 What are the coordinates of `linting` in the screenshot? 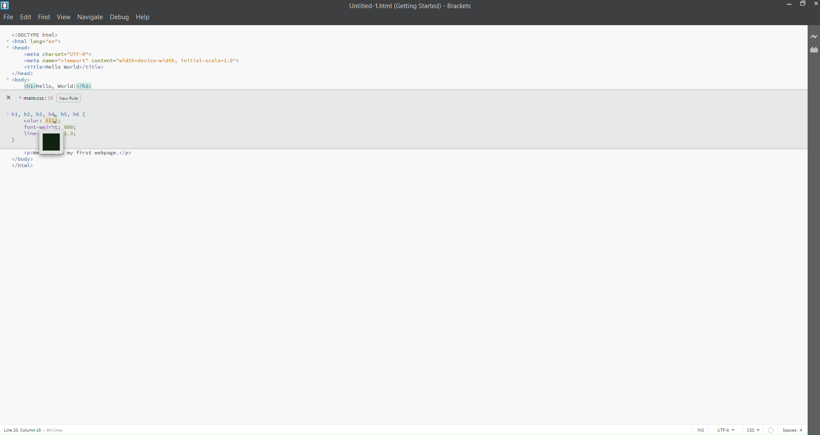 It's located at (770, 429).